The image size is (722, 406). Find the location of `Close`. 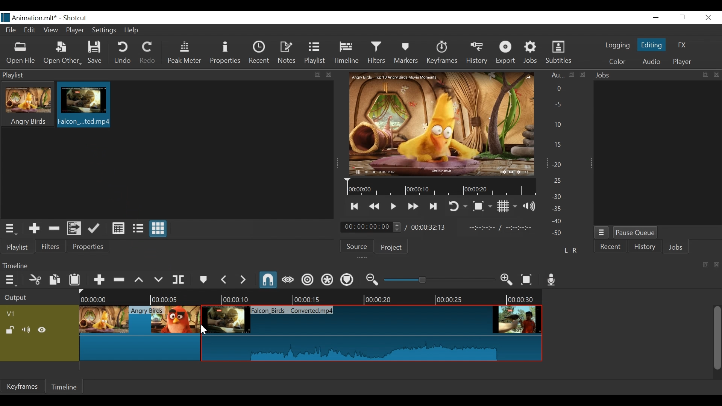

Close is located at coordinates (709, 18).